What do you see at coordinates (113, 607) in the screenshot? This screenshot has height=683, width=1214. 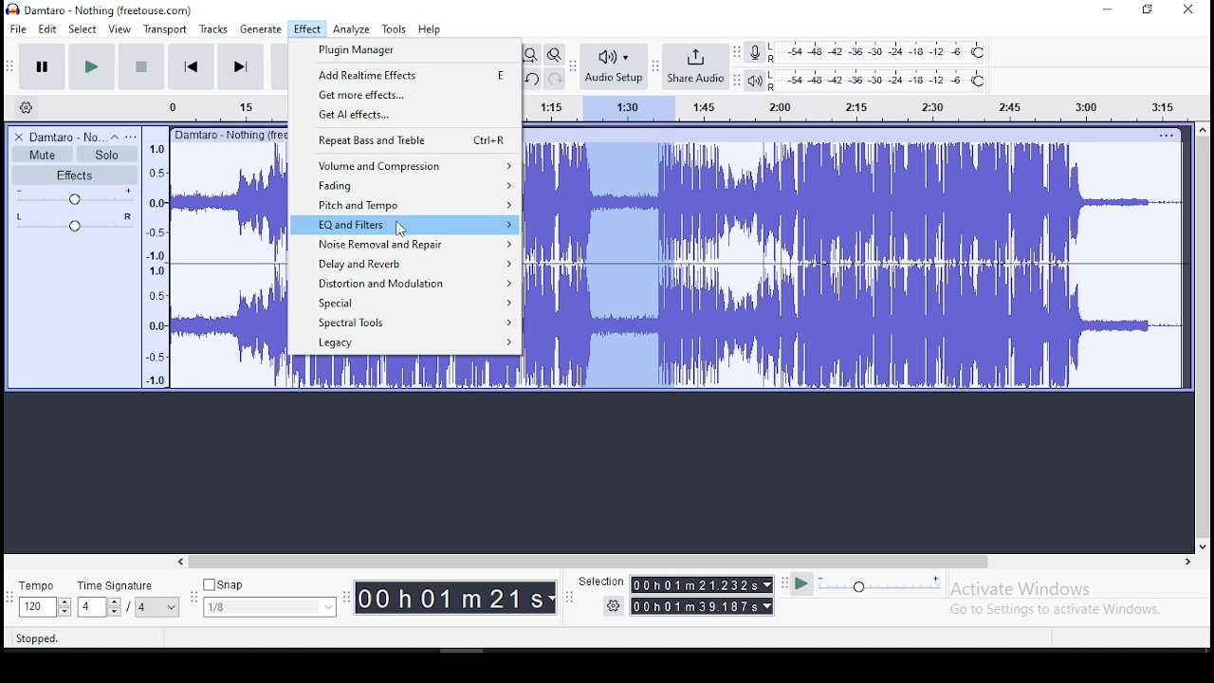 I see `drop down` at bounding box center [113, 607].